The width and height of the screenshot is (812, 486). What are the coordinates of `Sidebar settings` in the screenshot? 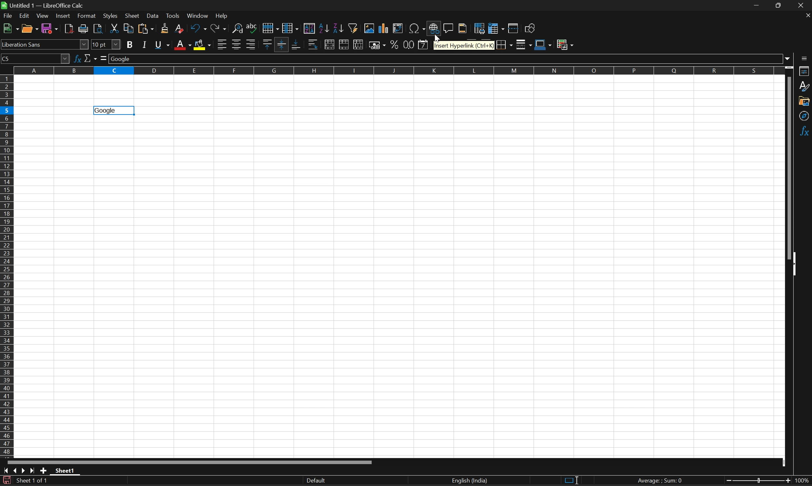 It's located at (805, 58).